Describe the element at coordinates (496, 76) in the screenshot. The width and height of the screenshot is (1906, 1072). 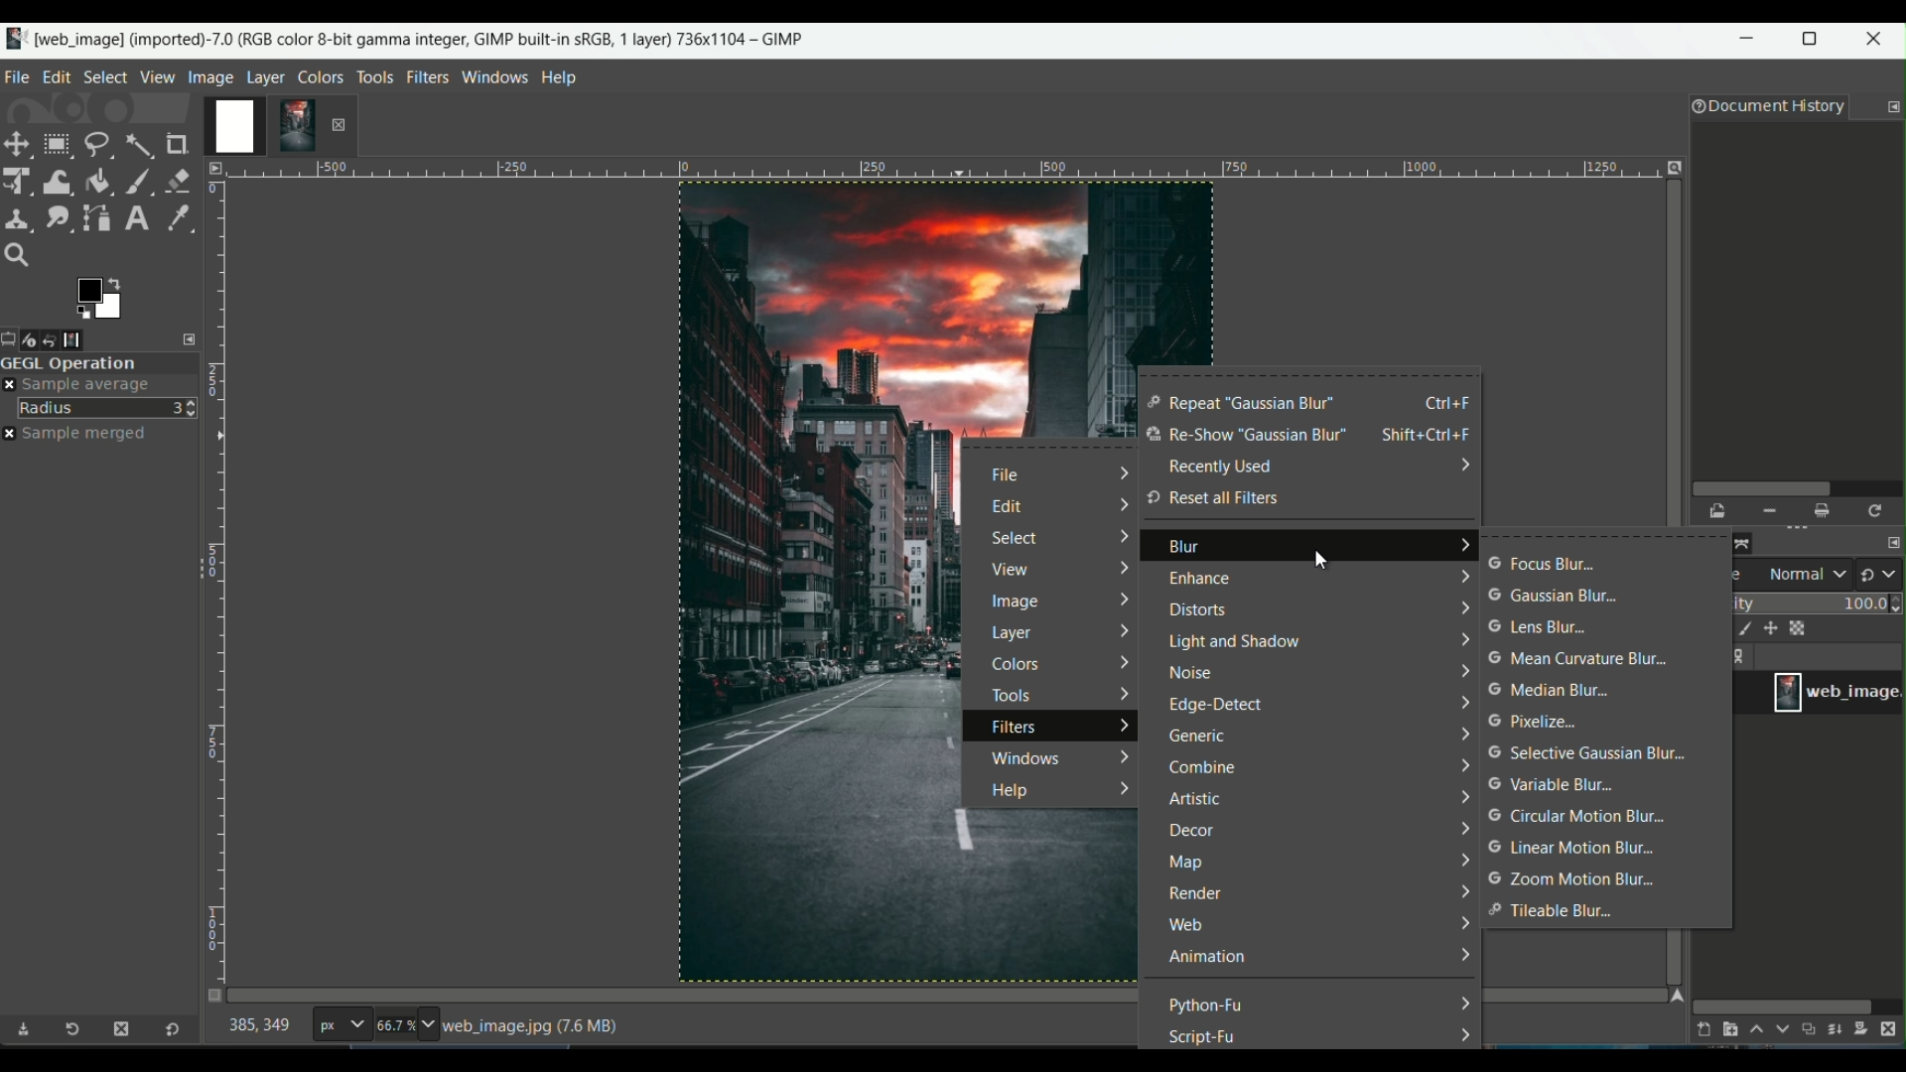
I see `windows tab` at that location.